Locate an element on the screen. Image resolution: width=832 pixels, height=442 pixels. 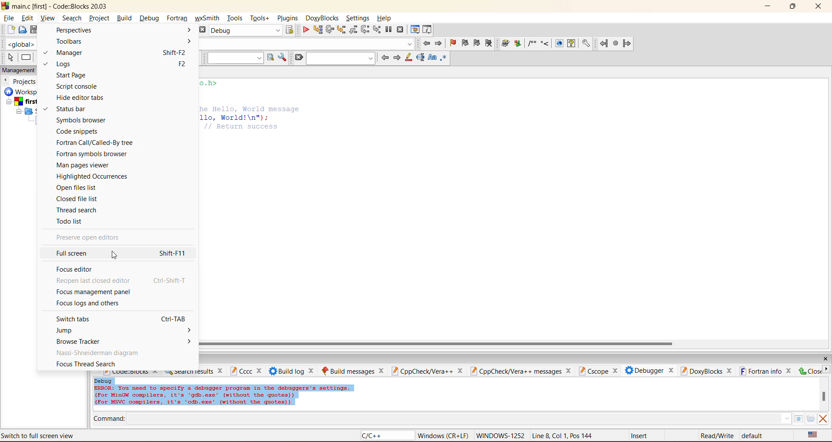
Last jump is located at coordinates (616, 44).